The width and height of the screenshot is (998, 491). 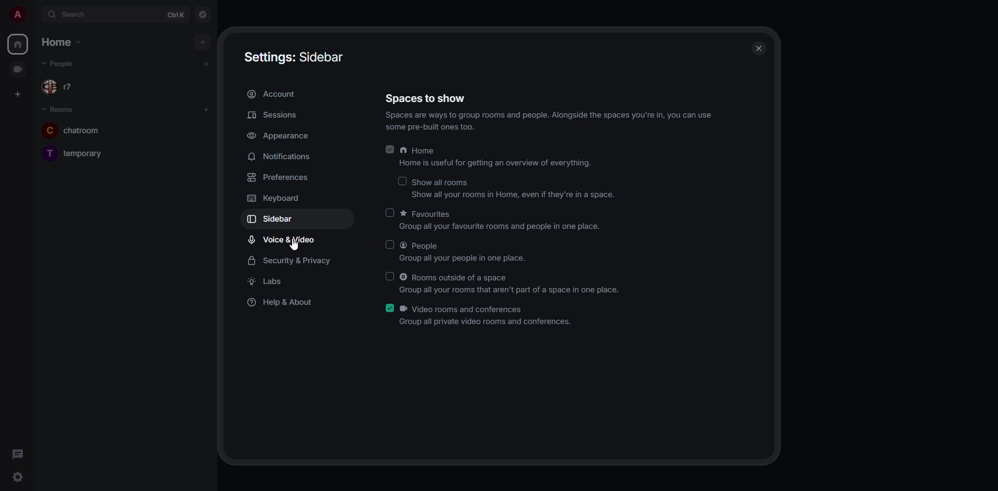 What do you see at coordinates (273, 116) in the screenshot?
I see `sessions` at bounding box center [273, 116].